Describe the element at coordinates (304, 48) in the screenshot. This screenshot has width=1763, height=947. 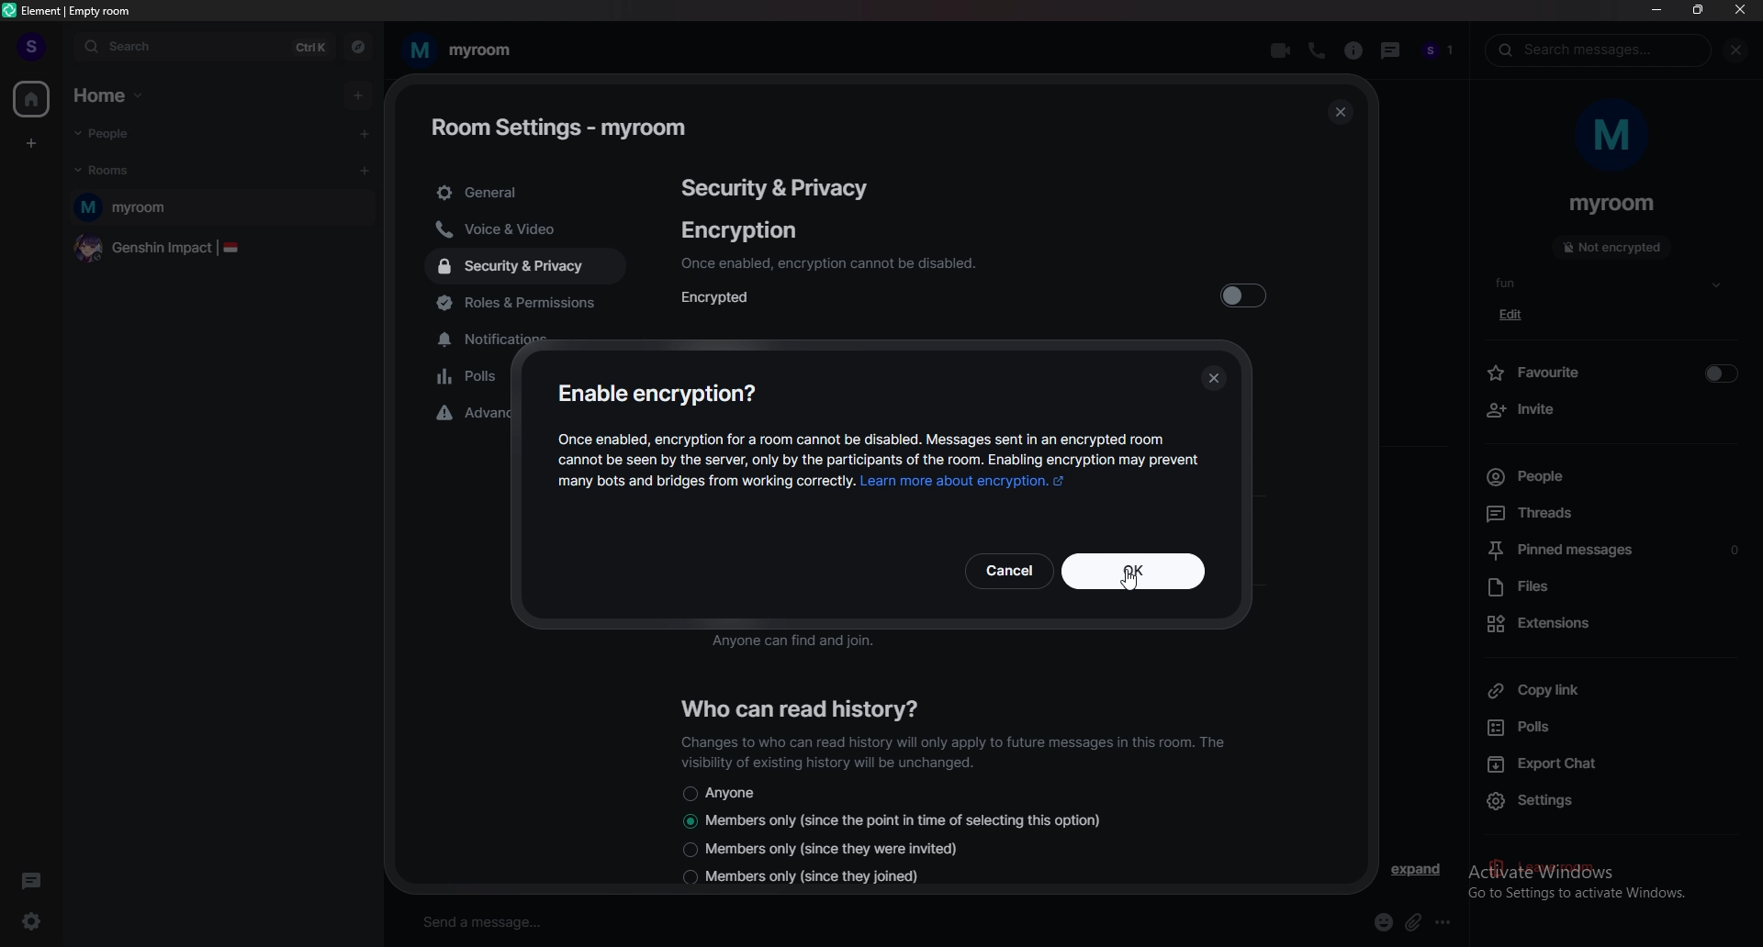
I see `ctrl k` at that location.